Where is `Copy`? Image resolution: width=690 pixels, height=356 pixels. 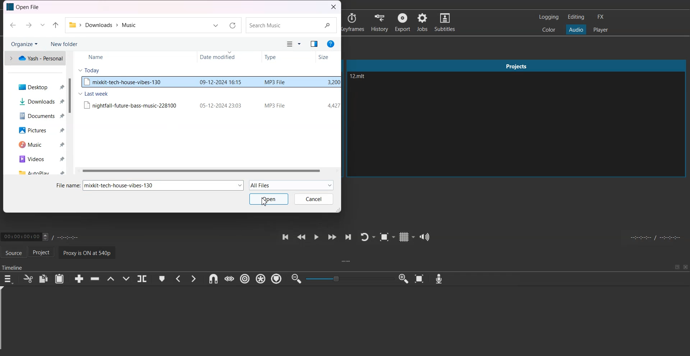
Copy is located at coordinates (44, 278).